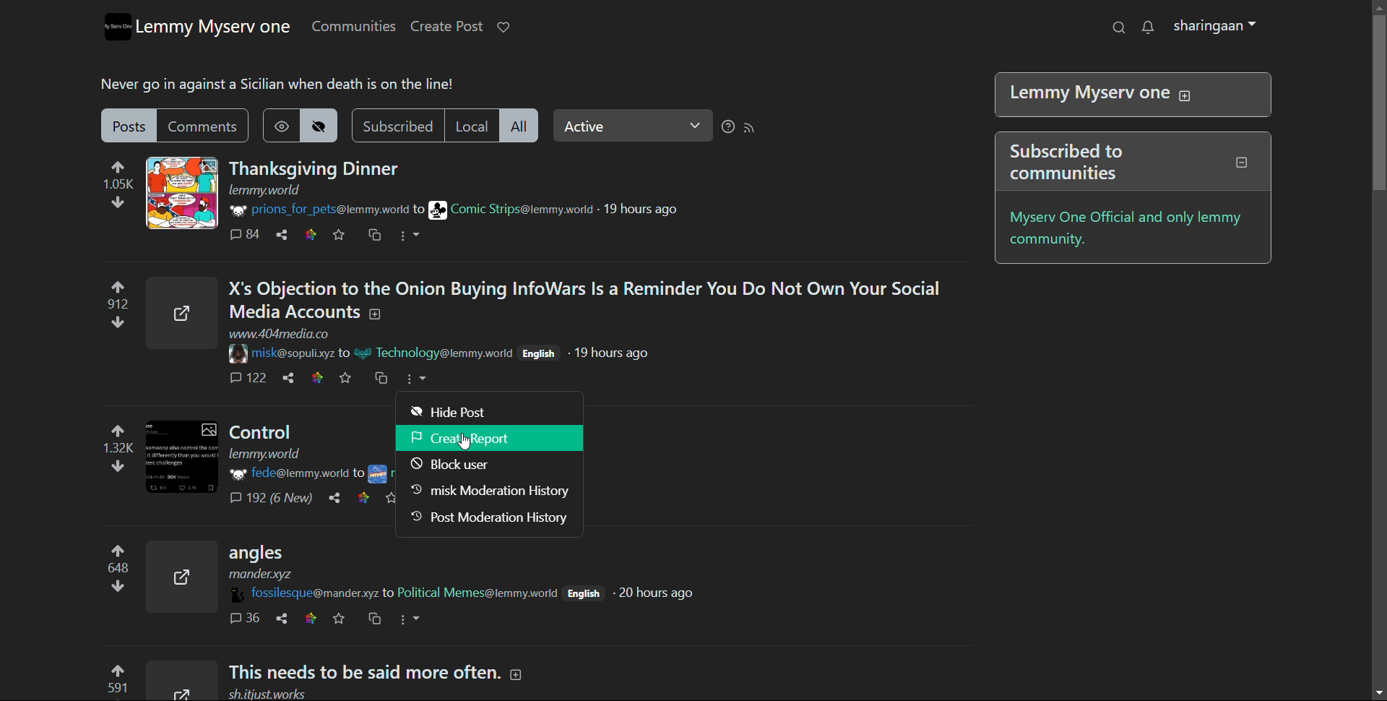  I want to click on link, so click(361, 497).